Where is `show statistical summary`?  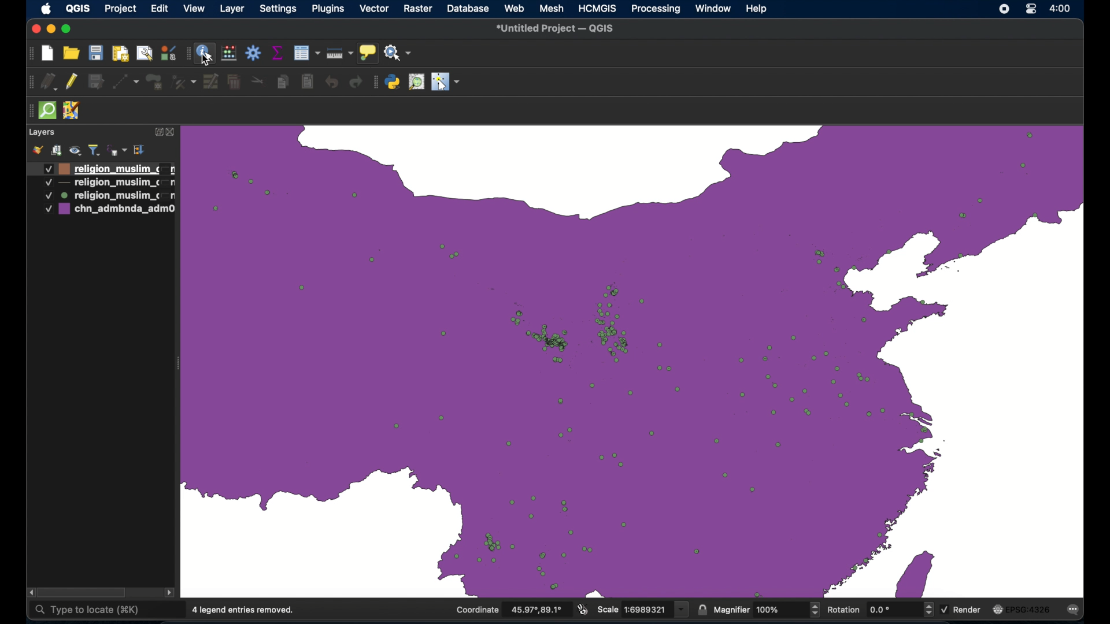 show statistical summary is located at coordinates (278, 53).